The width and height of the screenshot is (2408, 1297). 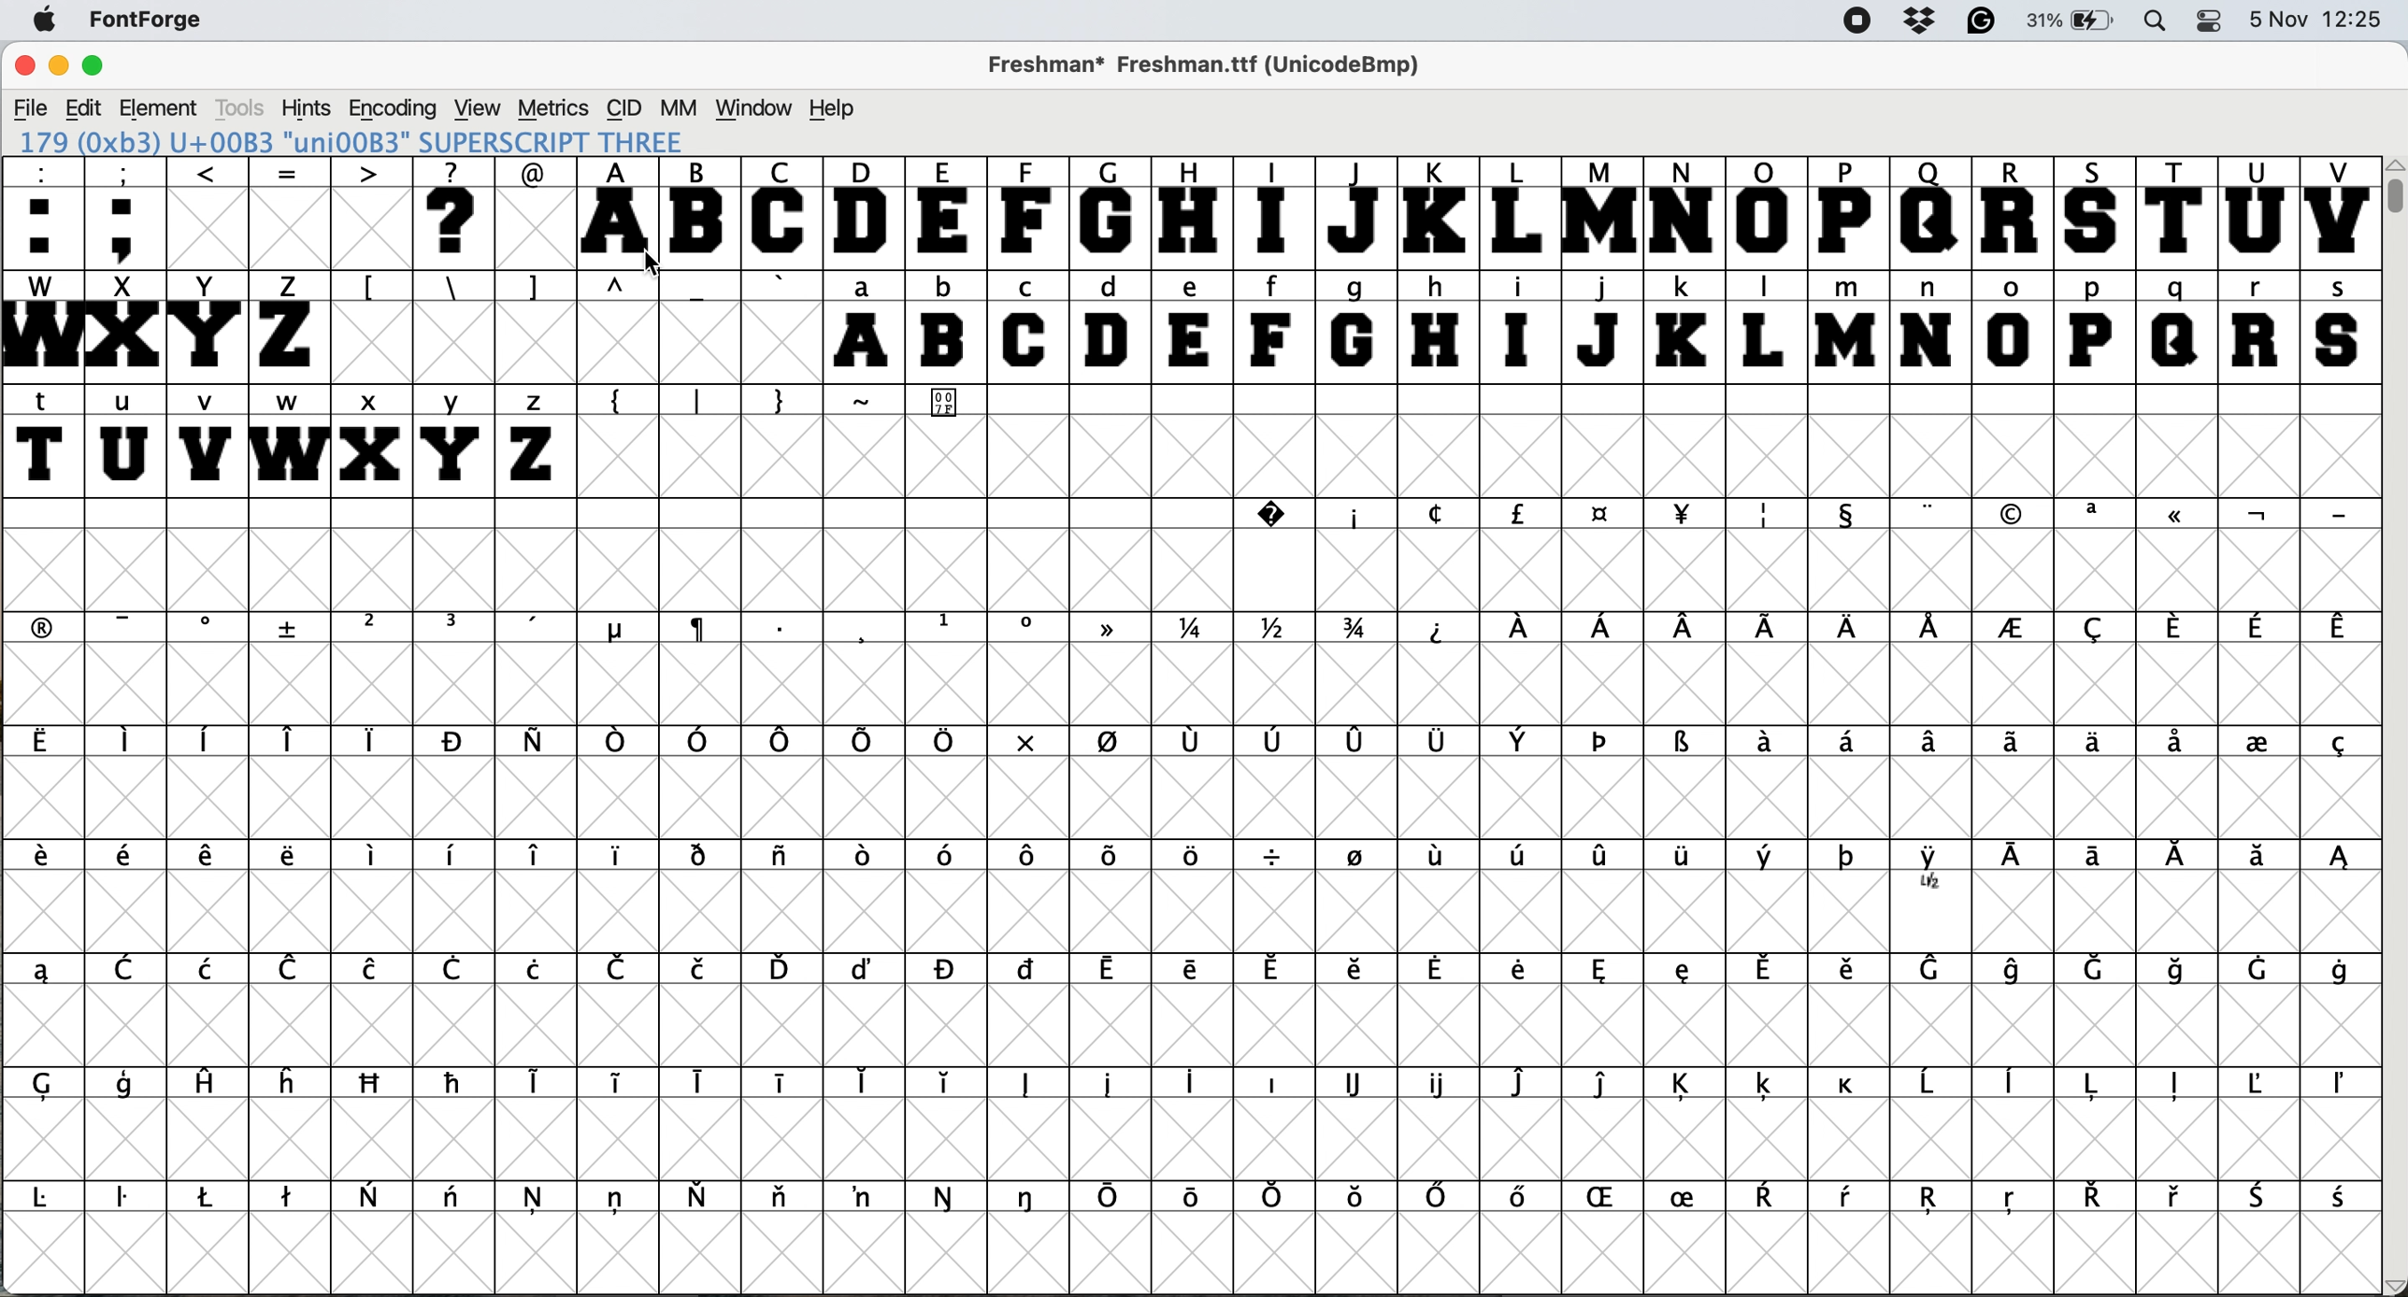 What do you see at coordinates (946, 327) in the screenshot?
I see `b` at bounding box center [946, 327].